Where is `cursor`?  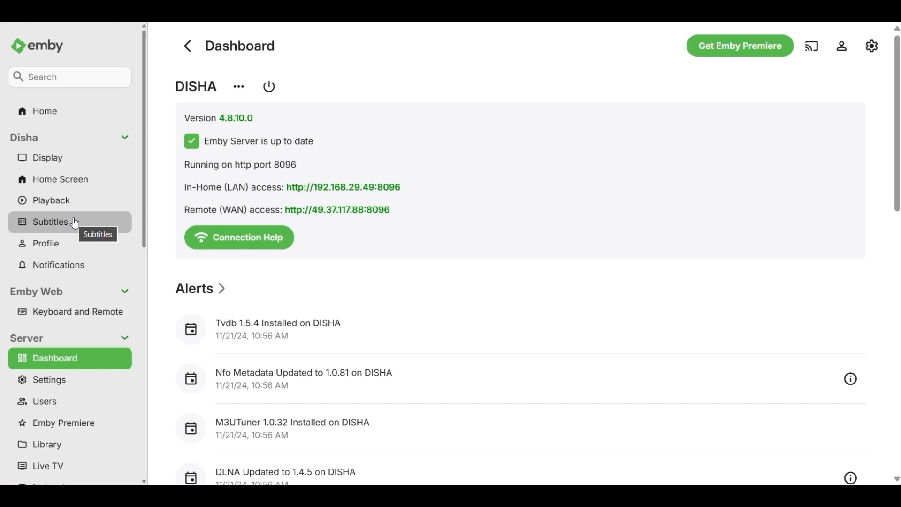 cursor is located at coordinates (75, 223).